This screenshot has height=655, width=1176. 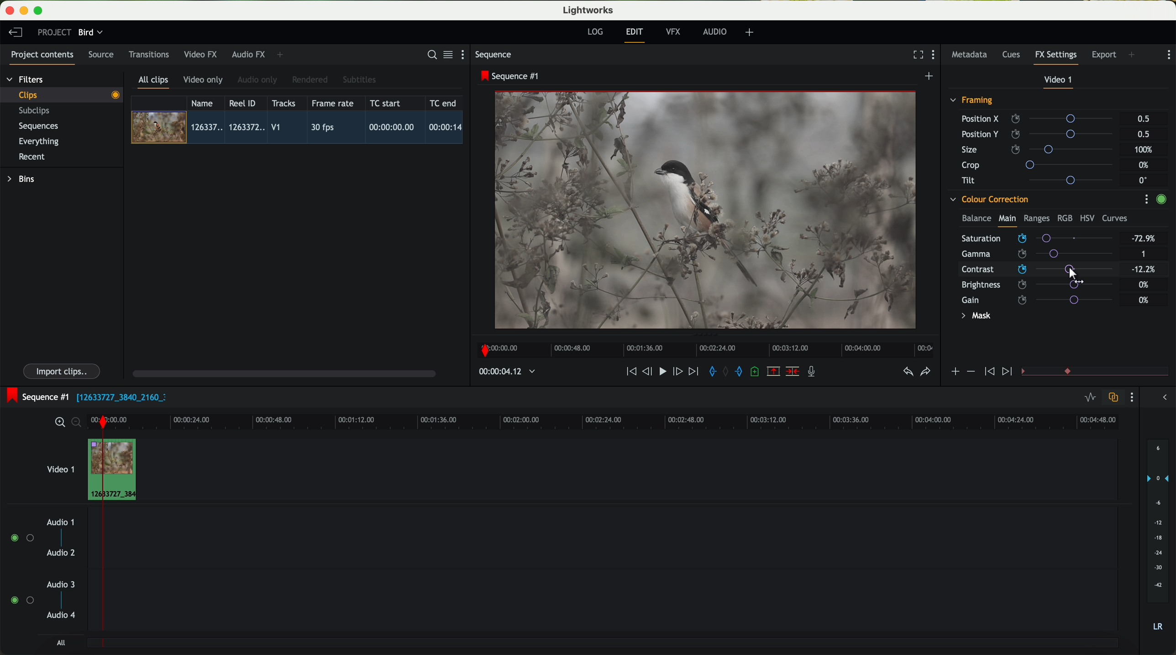 I want to click on timeline, so click(x=633, y=421).